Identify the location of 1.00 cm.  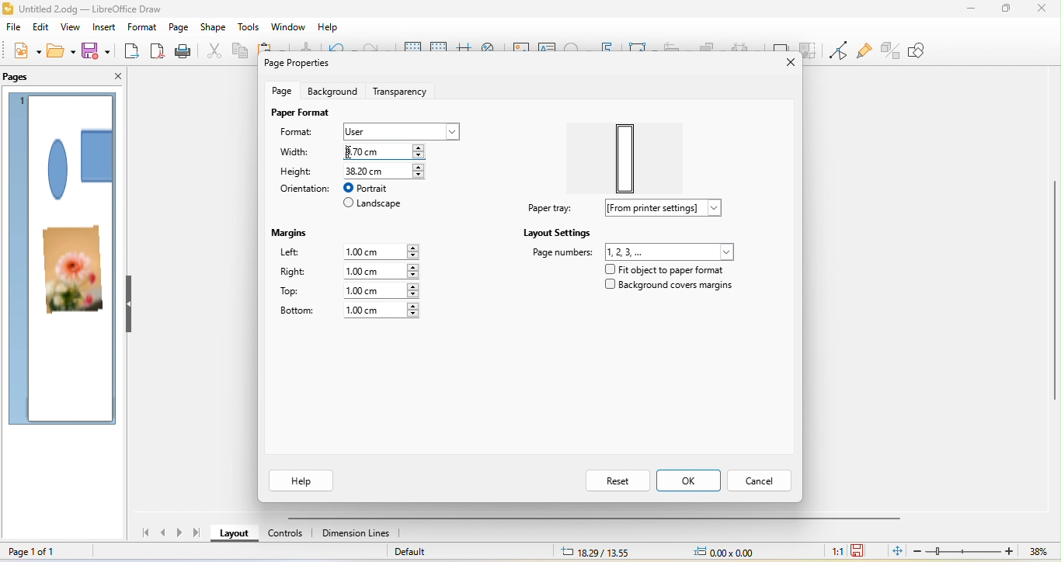
(385, 312).